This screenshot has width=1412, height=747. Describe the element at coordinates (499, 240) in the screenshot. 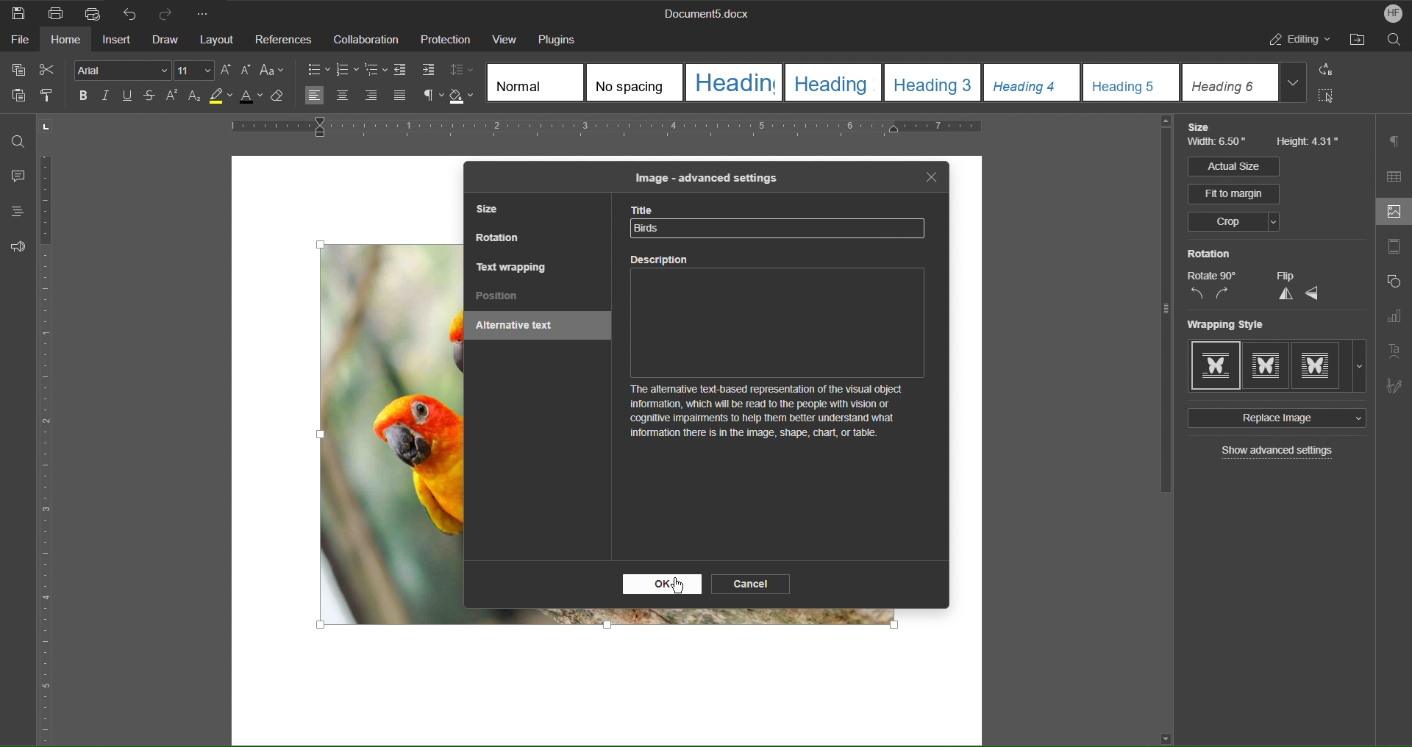

I see `Rotation` at that location.